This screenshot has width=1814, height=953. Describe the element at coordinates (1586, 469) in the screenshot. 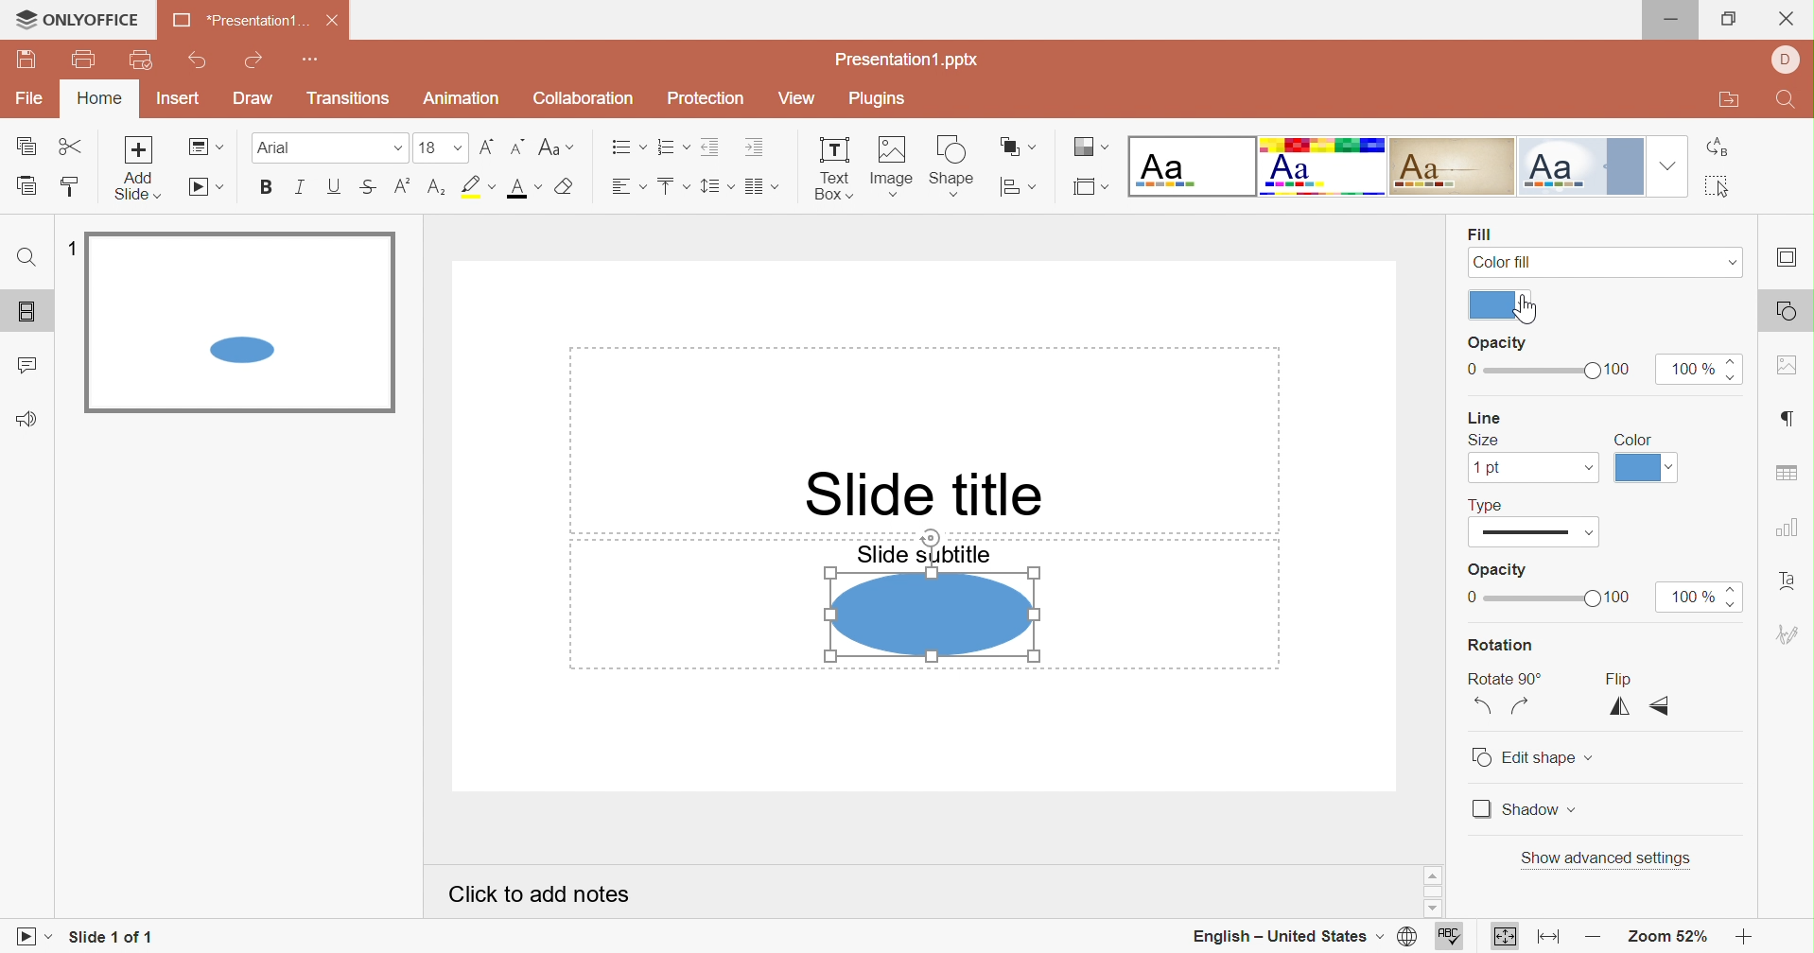

I see `Drop down` at that location.